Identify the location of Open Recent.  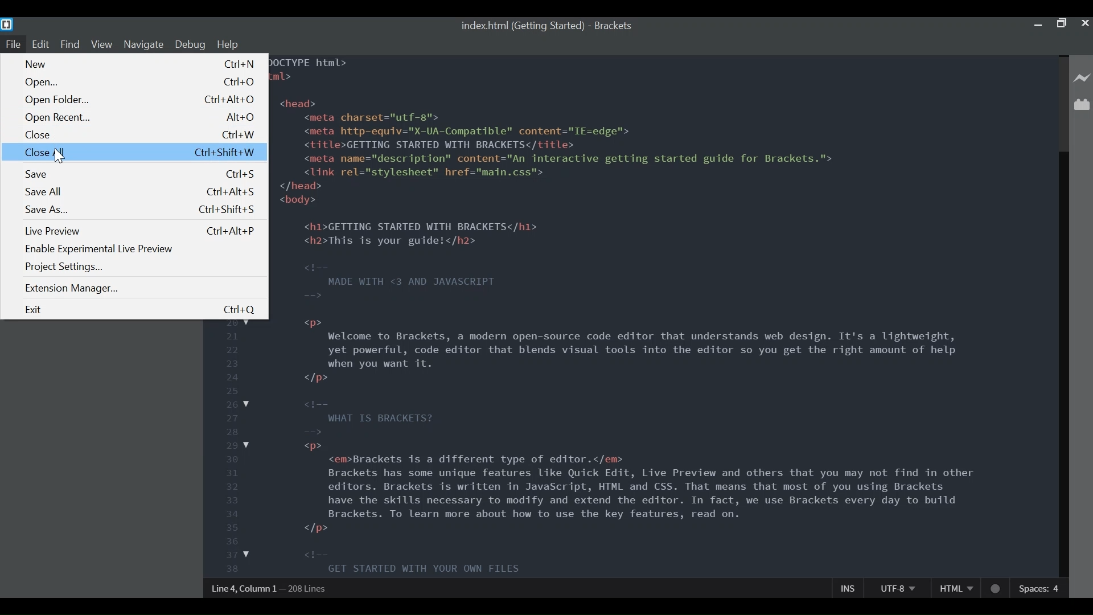
(139, 118).